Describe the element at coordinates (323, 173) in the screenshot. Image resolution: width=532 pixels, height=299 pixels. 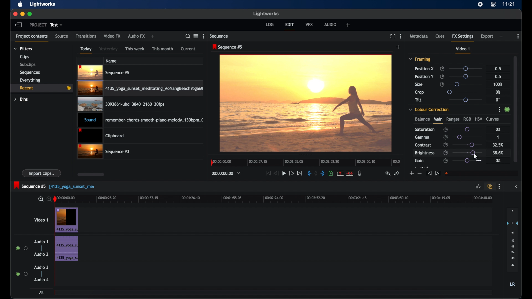
I see `out mark` at that location.